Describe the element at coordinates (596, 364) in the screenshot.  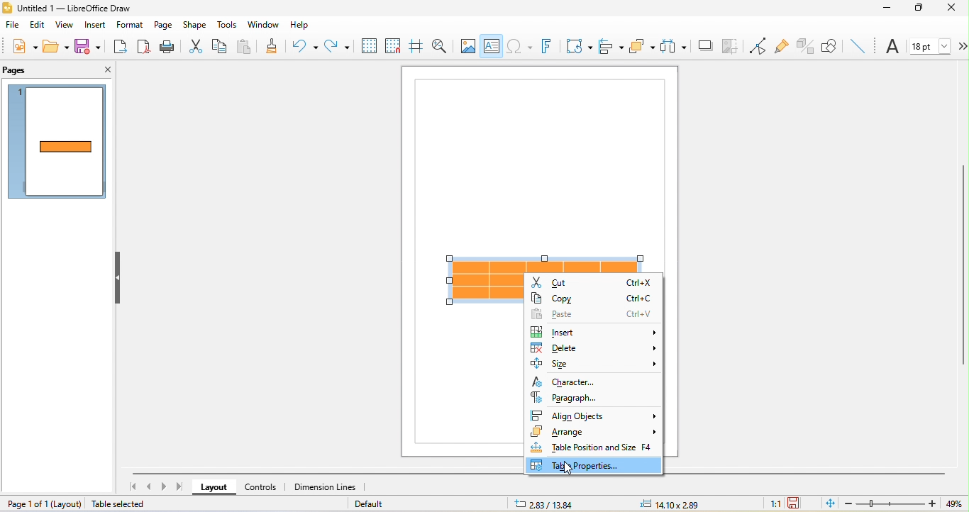
I see `size` at that location.